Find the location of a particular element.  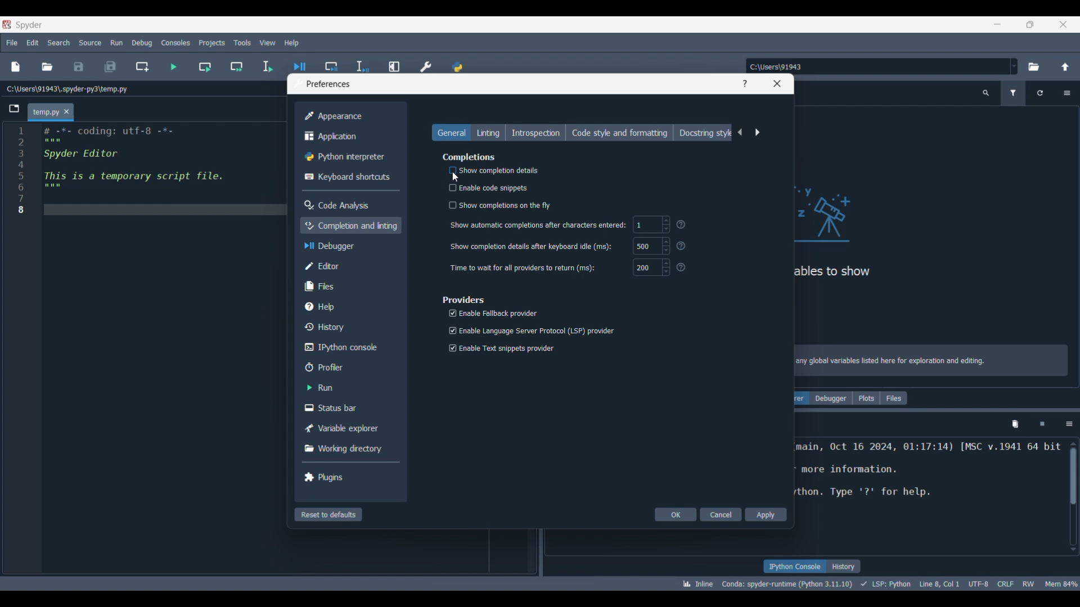

Remove variables from namespace is located at coordinates (1015, 424).